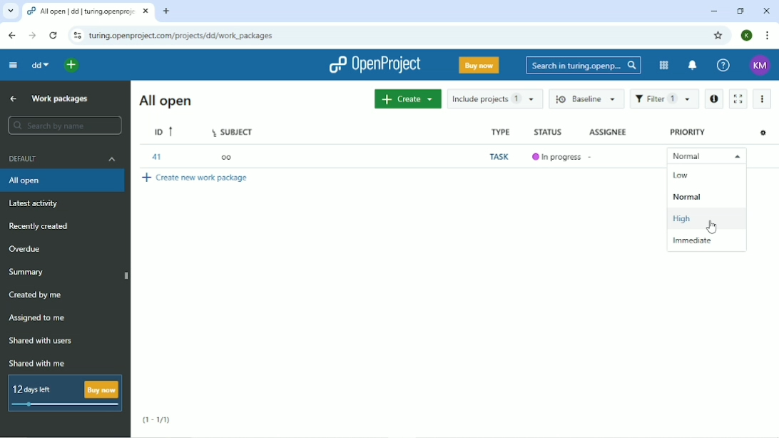 The image size is (779, 438). Describe the element at coordinates (167, 12) in the screenshot. I see `New tab` at that location.